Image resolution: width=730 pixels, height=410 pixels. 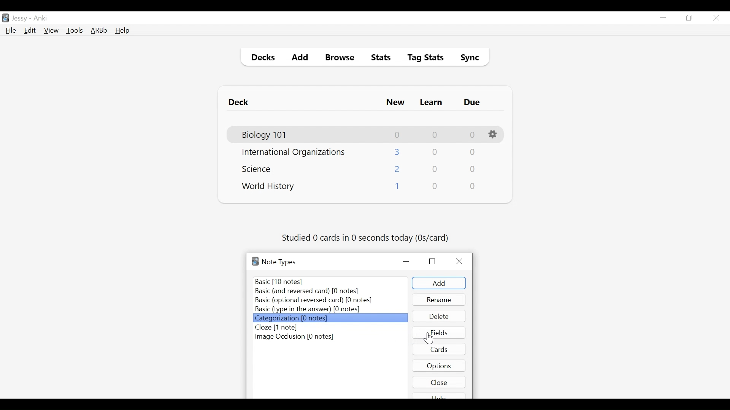 I want to click on Close, so click(x=461, y=262).